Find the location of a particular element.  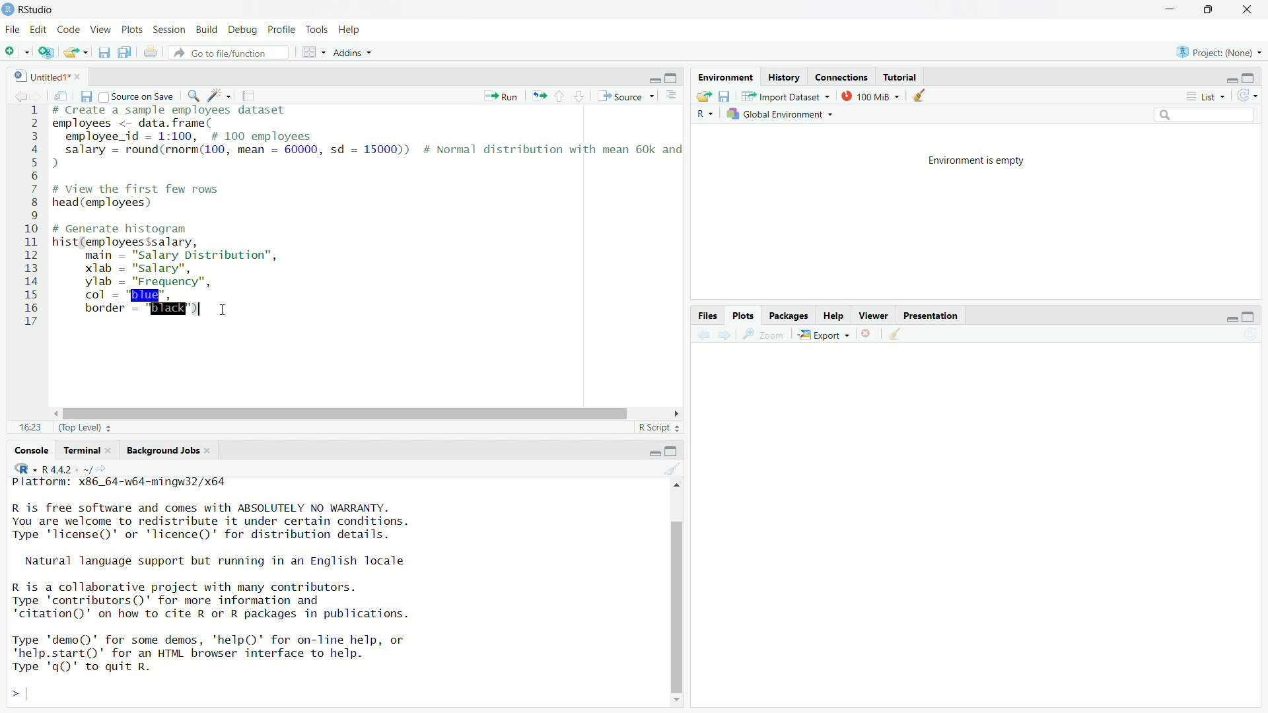

R 4.4.2 - ~/ is located at coordinates (75, 469).